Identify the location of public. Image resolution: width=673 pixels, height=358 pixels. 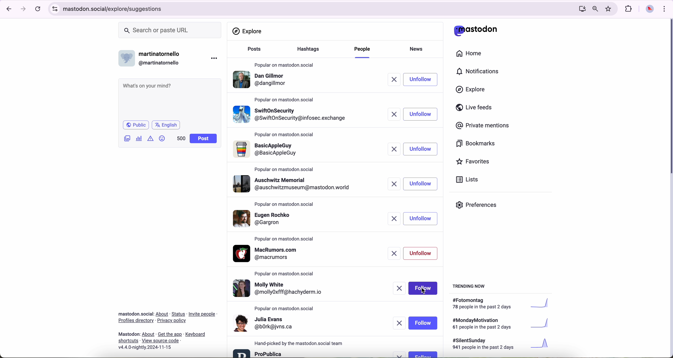
(135, 125).